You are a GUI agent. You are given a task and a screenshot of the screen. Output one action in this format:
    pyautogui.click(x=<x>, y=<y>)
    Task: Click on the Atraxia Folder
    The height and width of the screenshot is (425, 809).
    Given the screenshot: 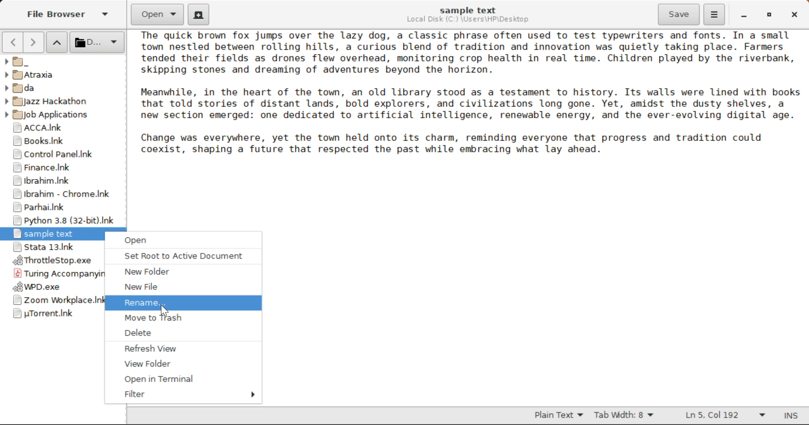 What is the action you would take?
    pyautogui.click(x=62, y=74)
    